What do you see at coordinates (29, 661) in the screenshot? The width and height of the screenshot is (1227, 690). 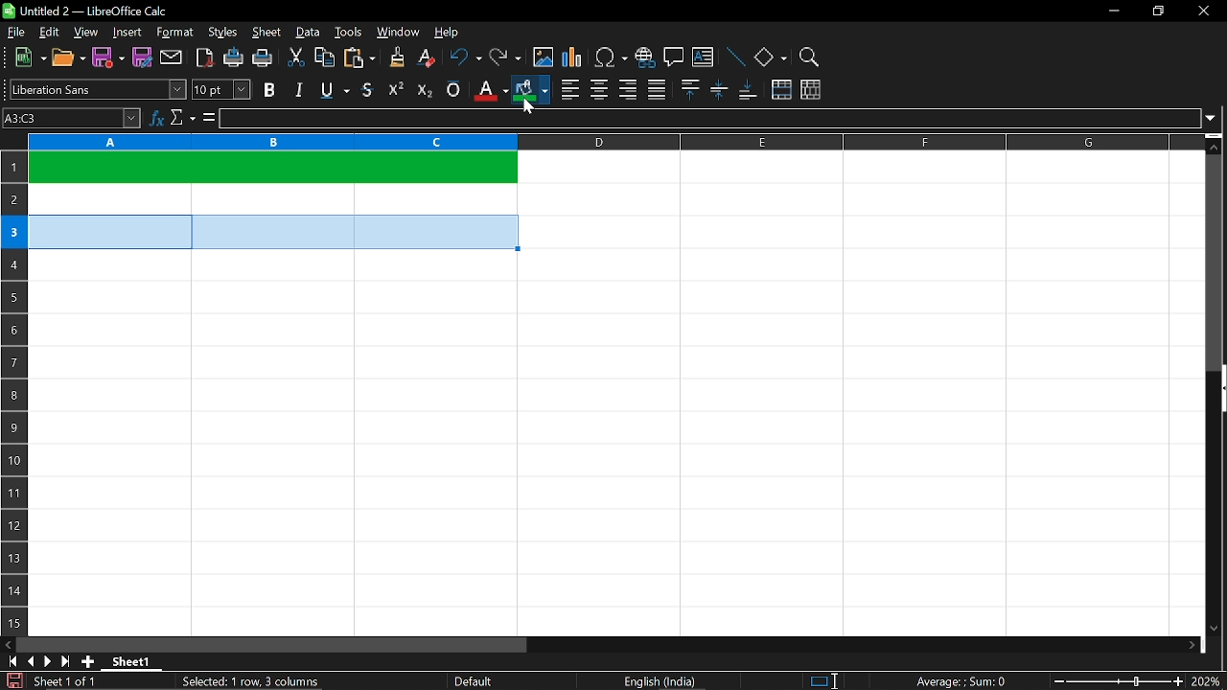 I see `previous sheet` at bounding box center [29, 661].